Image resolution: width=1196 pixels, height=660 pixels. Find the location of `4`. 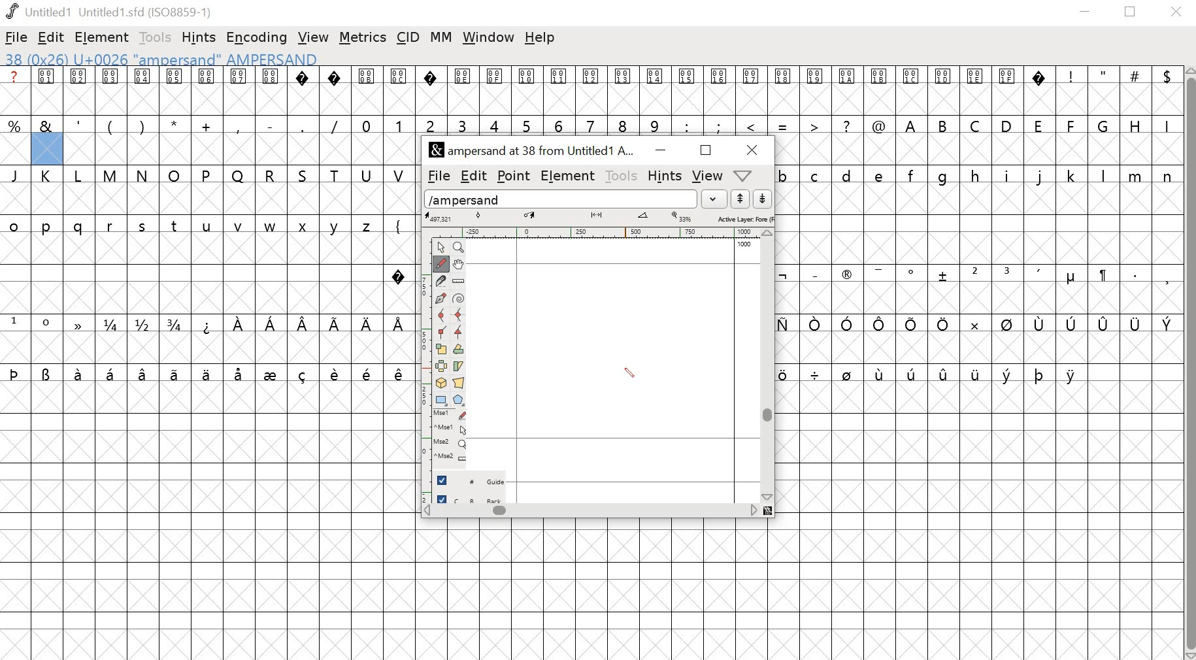

4 is located at coordinates (496, 125).